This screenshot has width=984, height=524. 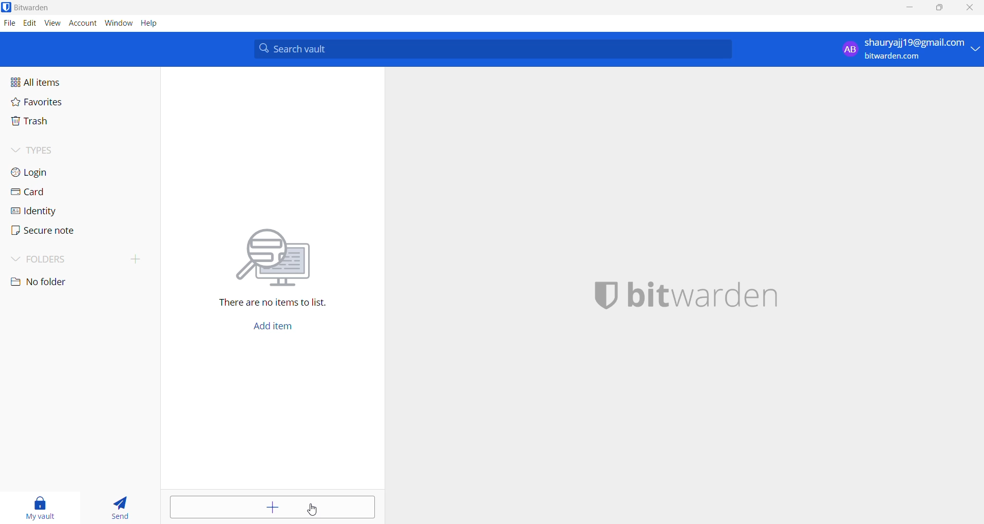 What do you see at coordinates (52, 171) in the screenshot?
I see `login` at bounding box center [52, 171].